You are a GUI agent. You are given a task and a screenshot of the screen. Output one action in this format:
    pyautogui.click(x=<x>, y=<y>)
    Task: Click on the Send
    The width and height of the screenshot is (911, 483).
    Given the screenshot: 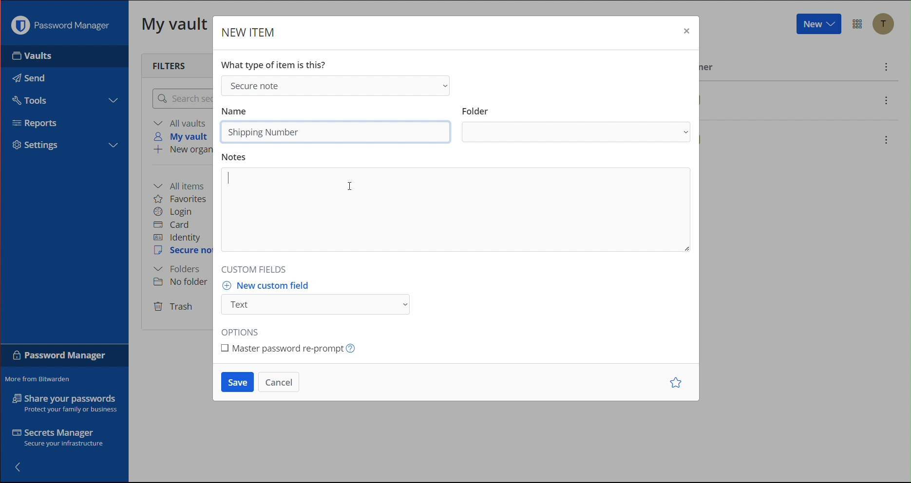 What is the action you would take?
    pyautogui.click(x=29, y=78)
    